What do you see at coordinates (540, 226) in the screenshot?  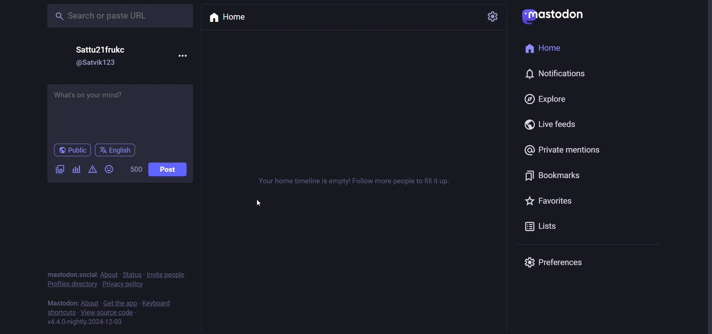 I see `list` at bounding box center [540, 226].